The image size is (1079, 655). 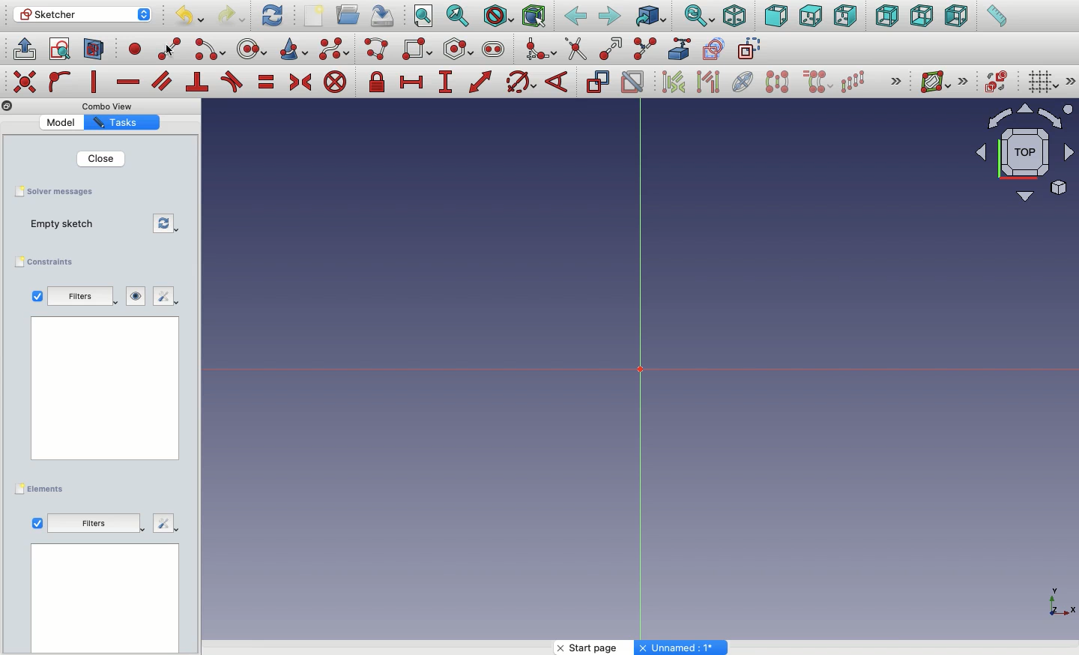 I want to click on , so click(x=967, y=80).